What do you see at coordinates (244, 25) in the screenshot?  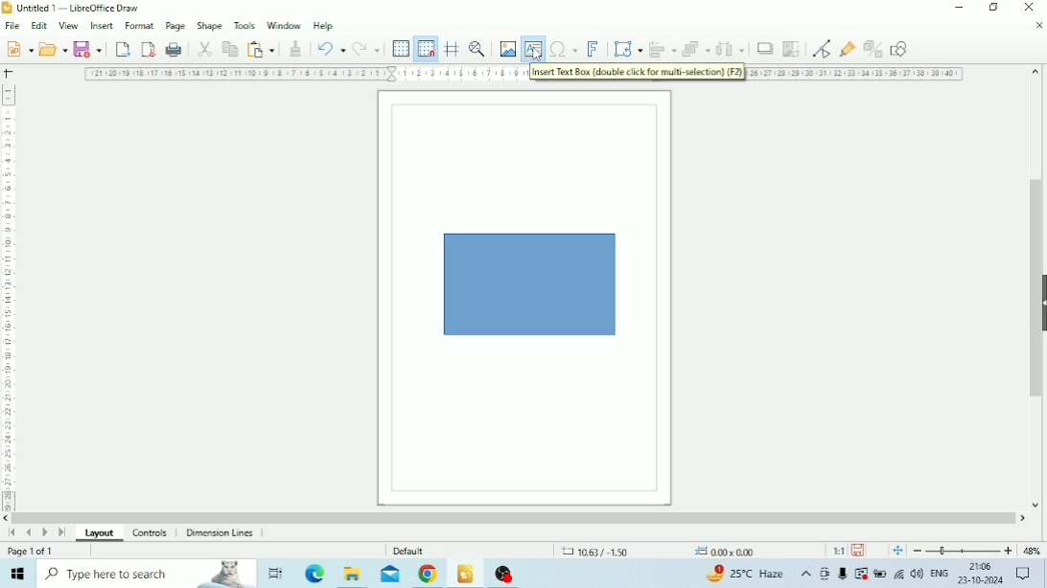 I see `Tools` at bounding box center [244, 25].